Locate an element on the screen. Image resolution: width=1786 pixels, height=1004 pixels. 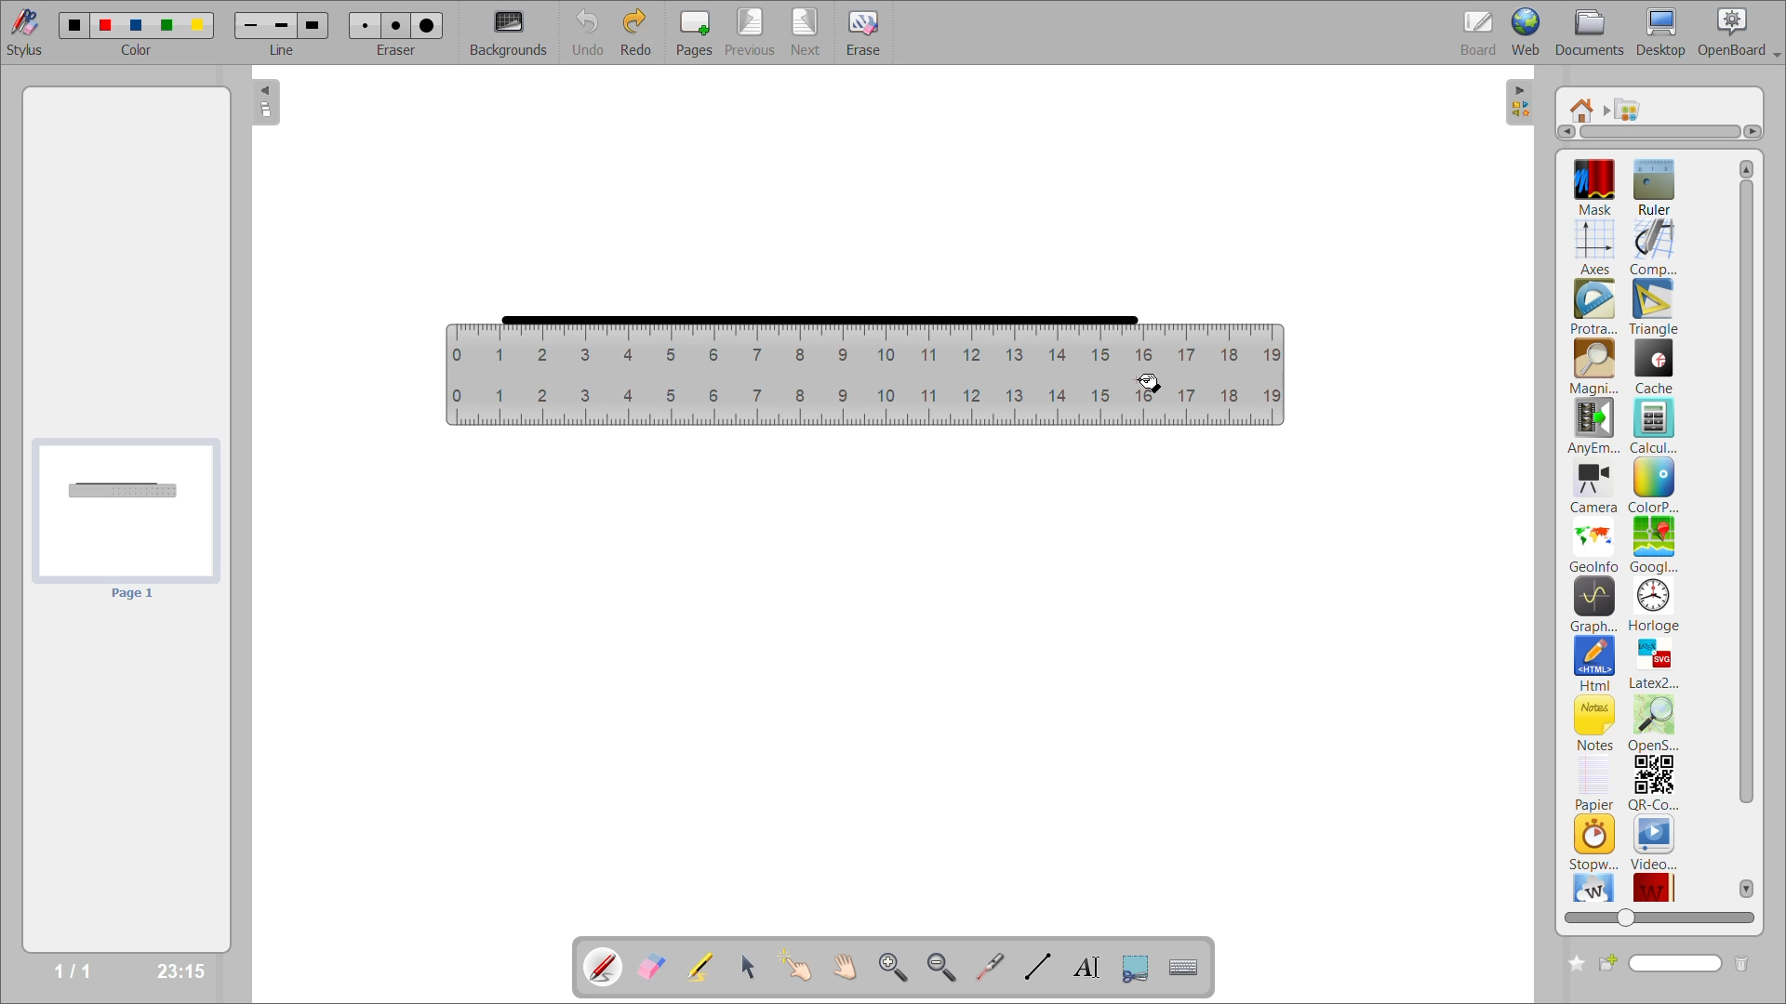
mouse up is located at coordinates (1151, 386).